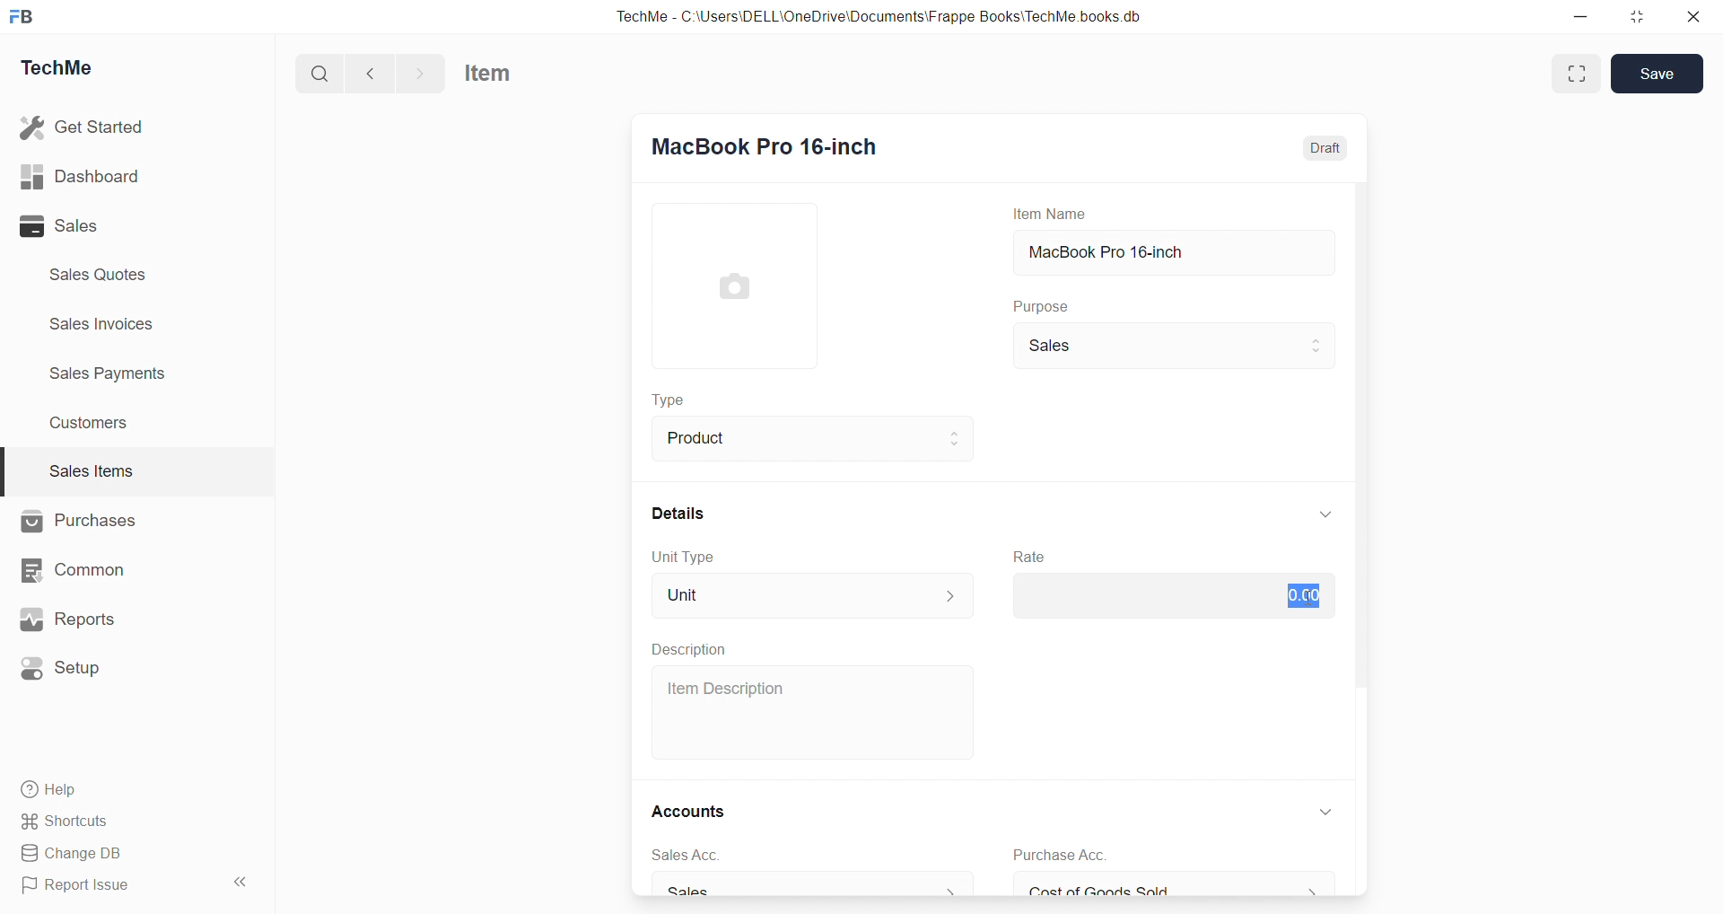 The image size is (1723, 914). Describe the element at coordinates (83, 127) in the screenshot. I see `Get Started` at that location.